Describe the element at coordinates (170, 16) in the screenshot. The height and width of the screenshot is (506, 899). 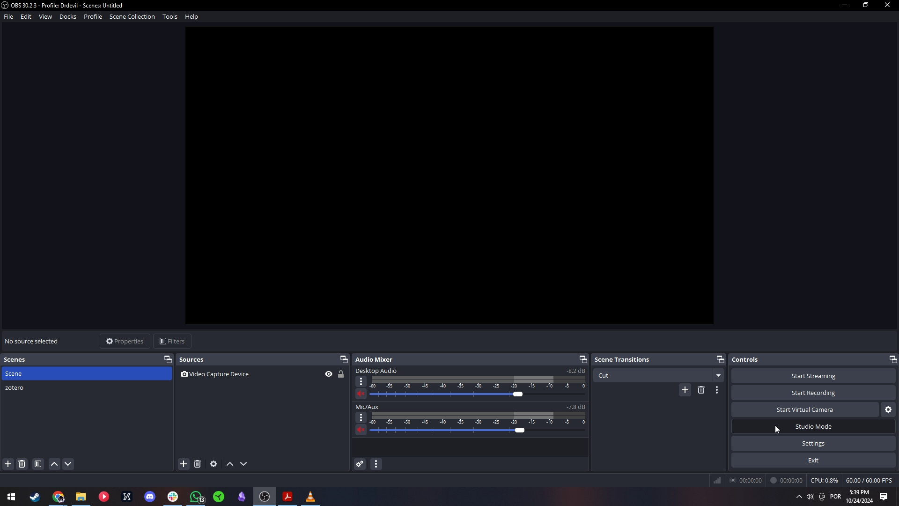
I see `Tools` at that location.